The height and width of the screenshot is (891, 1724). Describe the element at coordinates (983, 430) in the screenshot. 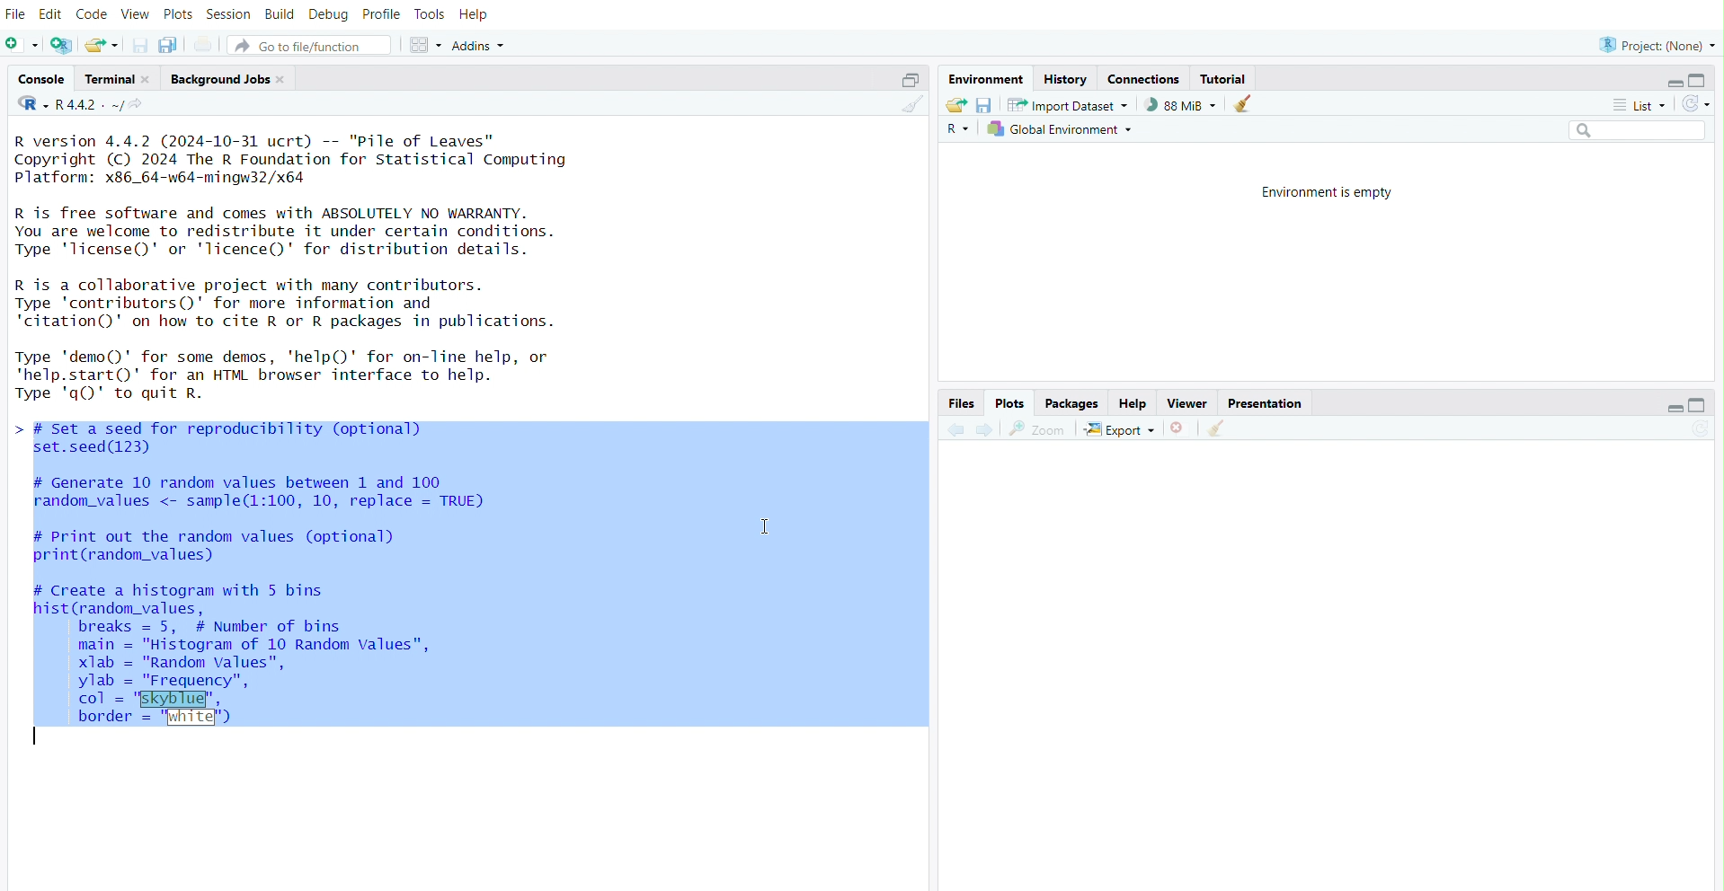

I see `next plot` at that location.